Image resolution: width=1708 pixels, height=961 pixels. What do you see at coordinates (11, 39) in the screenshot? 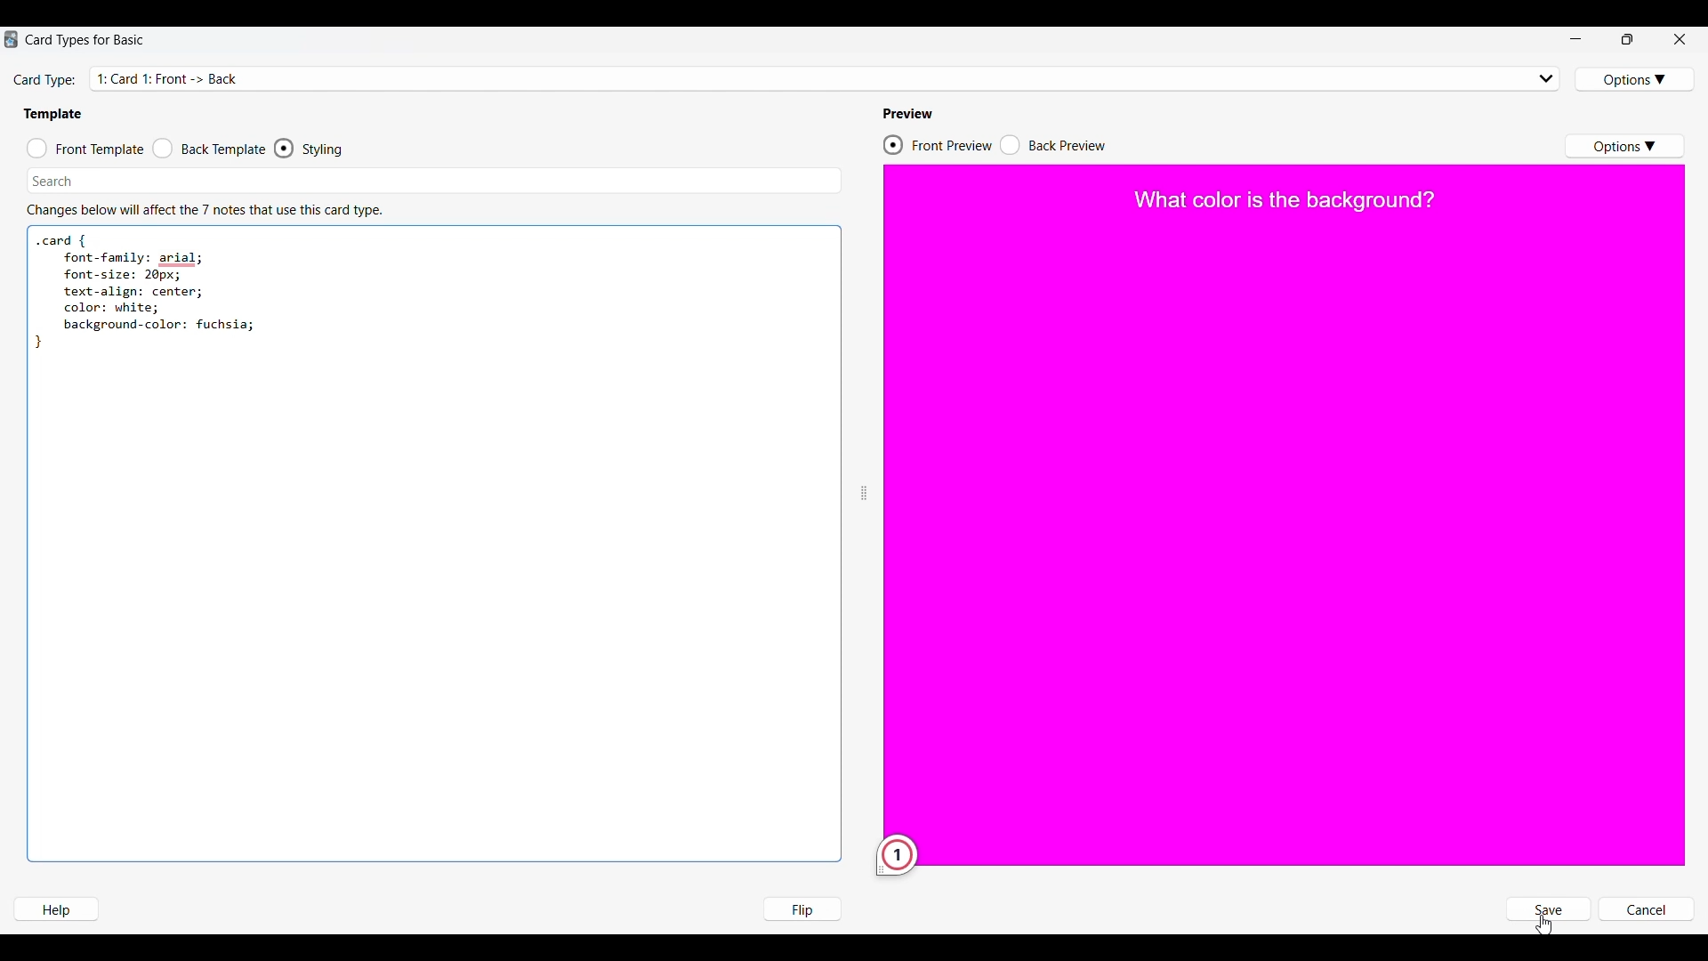
I see `Software logo` at bounding box center [11, 39].